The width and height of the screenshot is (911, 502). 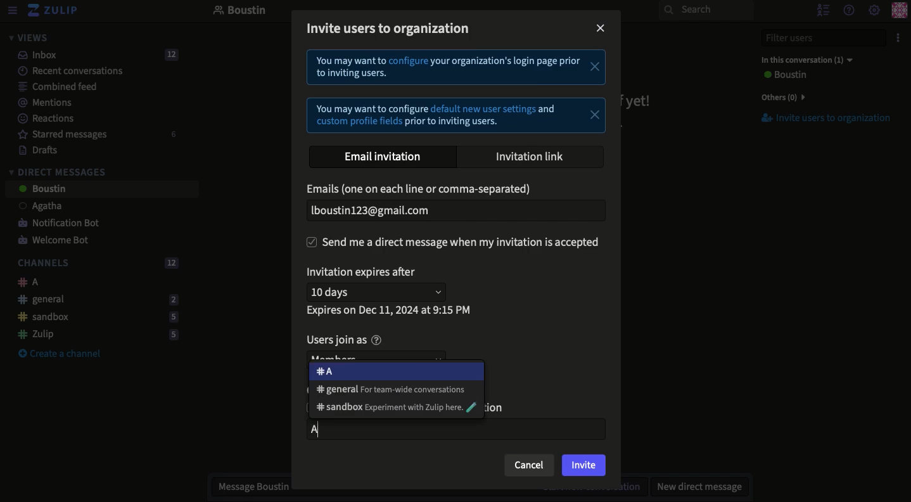 What do you see at coordinates (343, 340) in the screenshot?
I see `Users join as` at bounding box center [343, 340].